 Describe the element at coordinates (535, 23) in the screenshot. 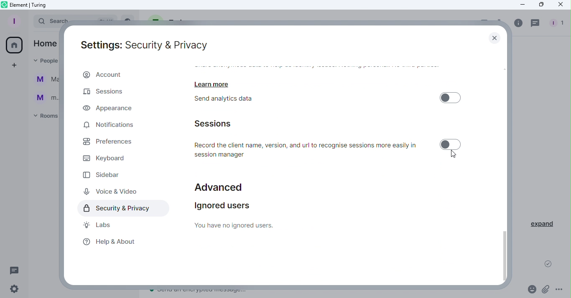

I see `Threads` at that location.